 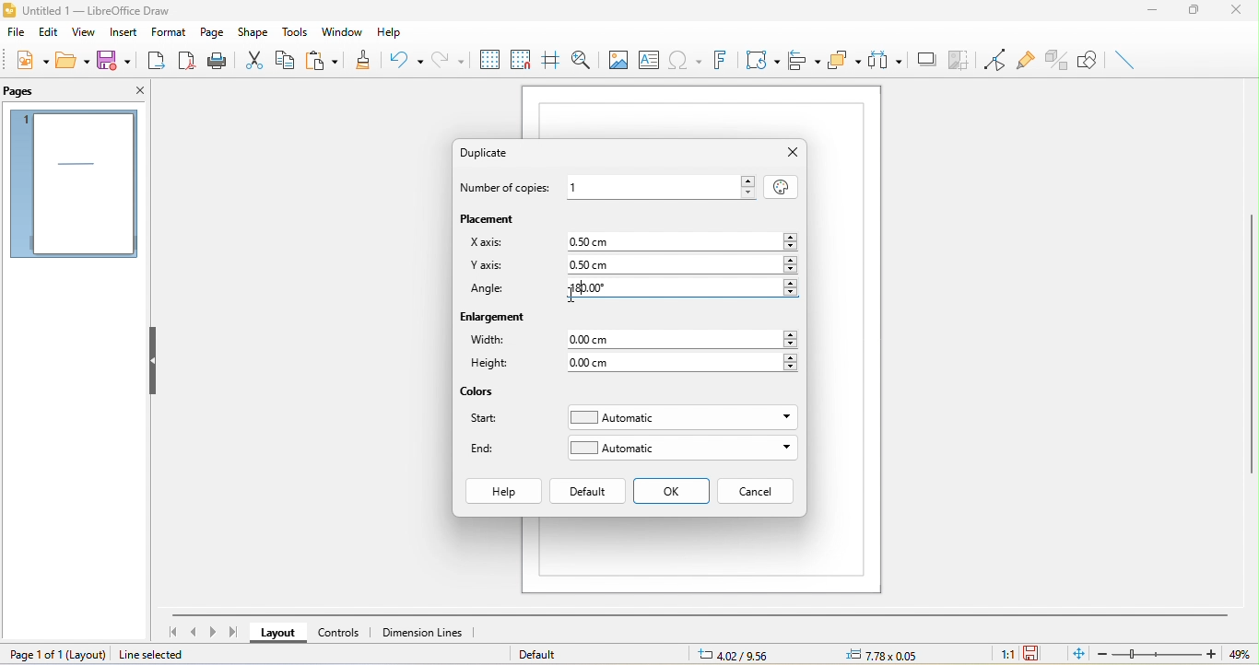 What do you see at coordinates (49, 32) in the screenshot?
I see `edit` at bounding box center [49, 32].